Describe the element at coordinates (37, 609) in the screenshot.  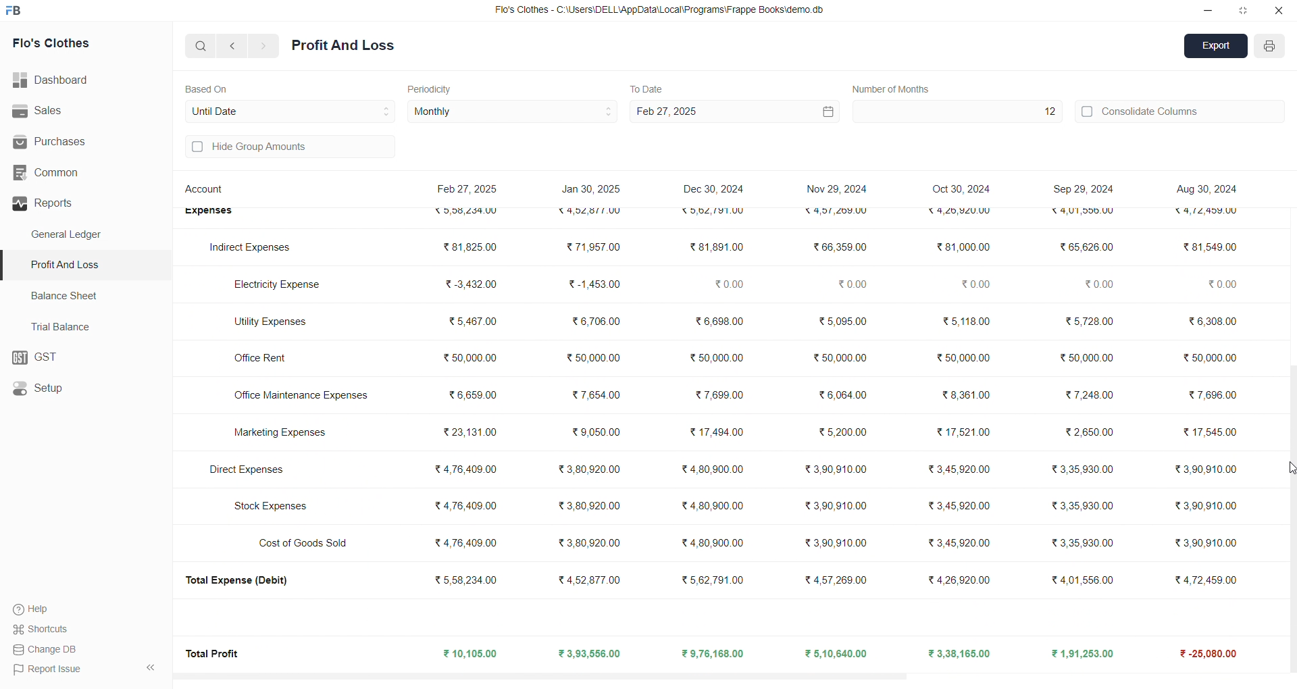
I see `Help` at that location.